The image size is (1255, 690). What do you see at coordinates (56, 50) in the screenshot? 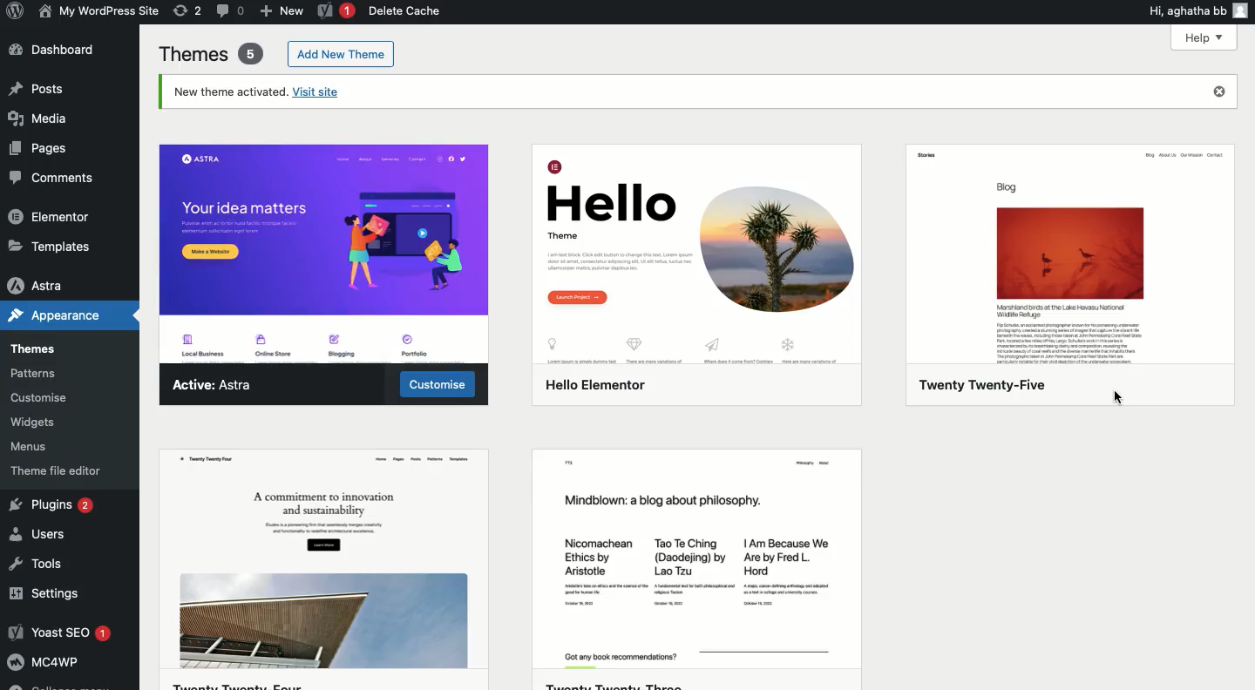
I see `Dashboard` at bounding box center [56, 50].